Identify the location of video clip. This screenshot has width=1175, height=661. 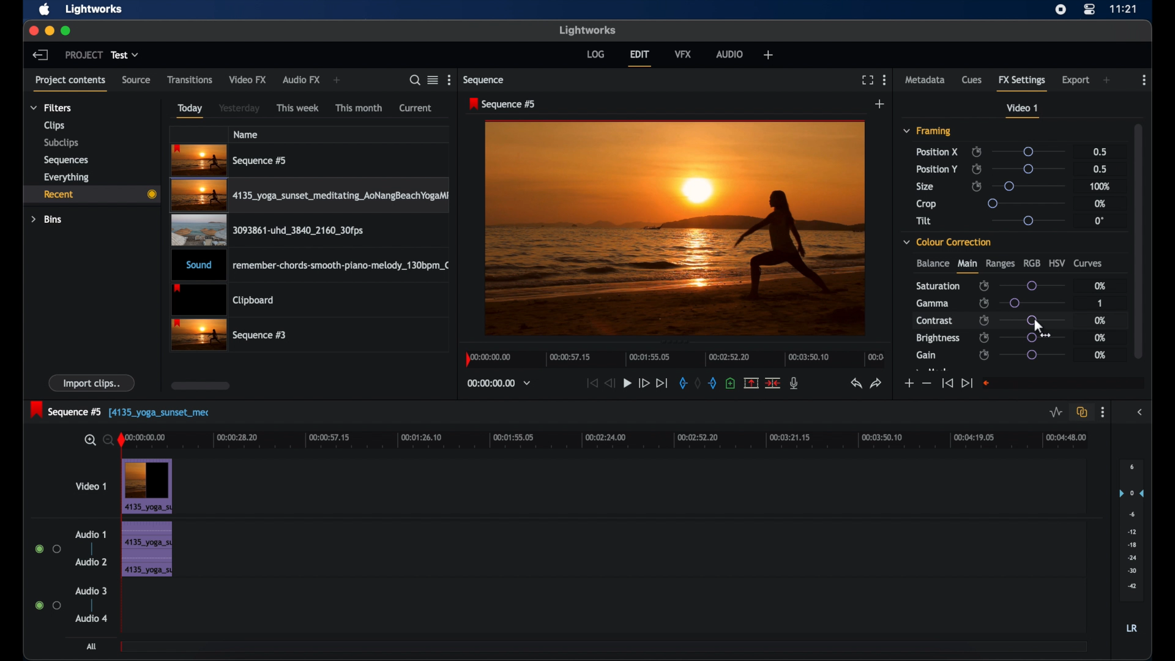
(266, 233).